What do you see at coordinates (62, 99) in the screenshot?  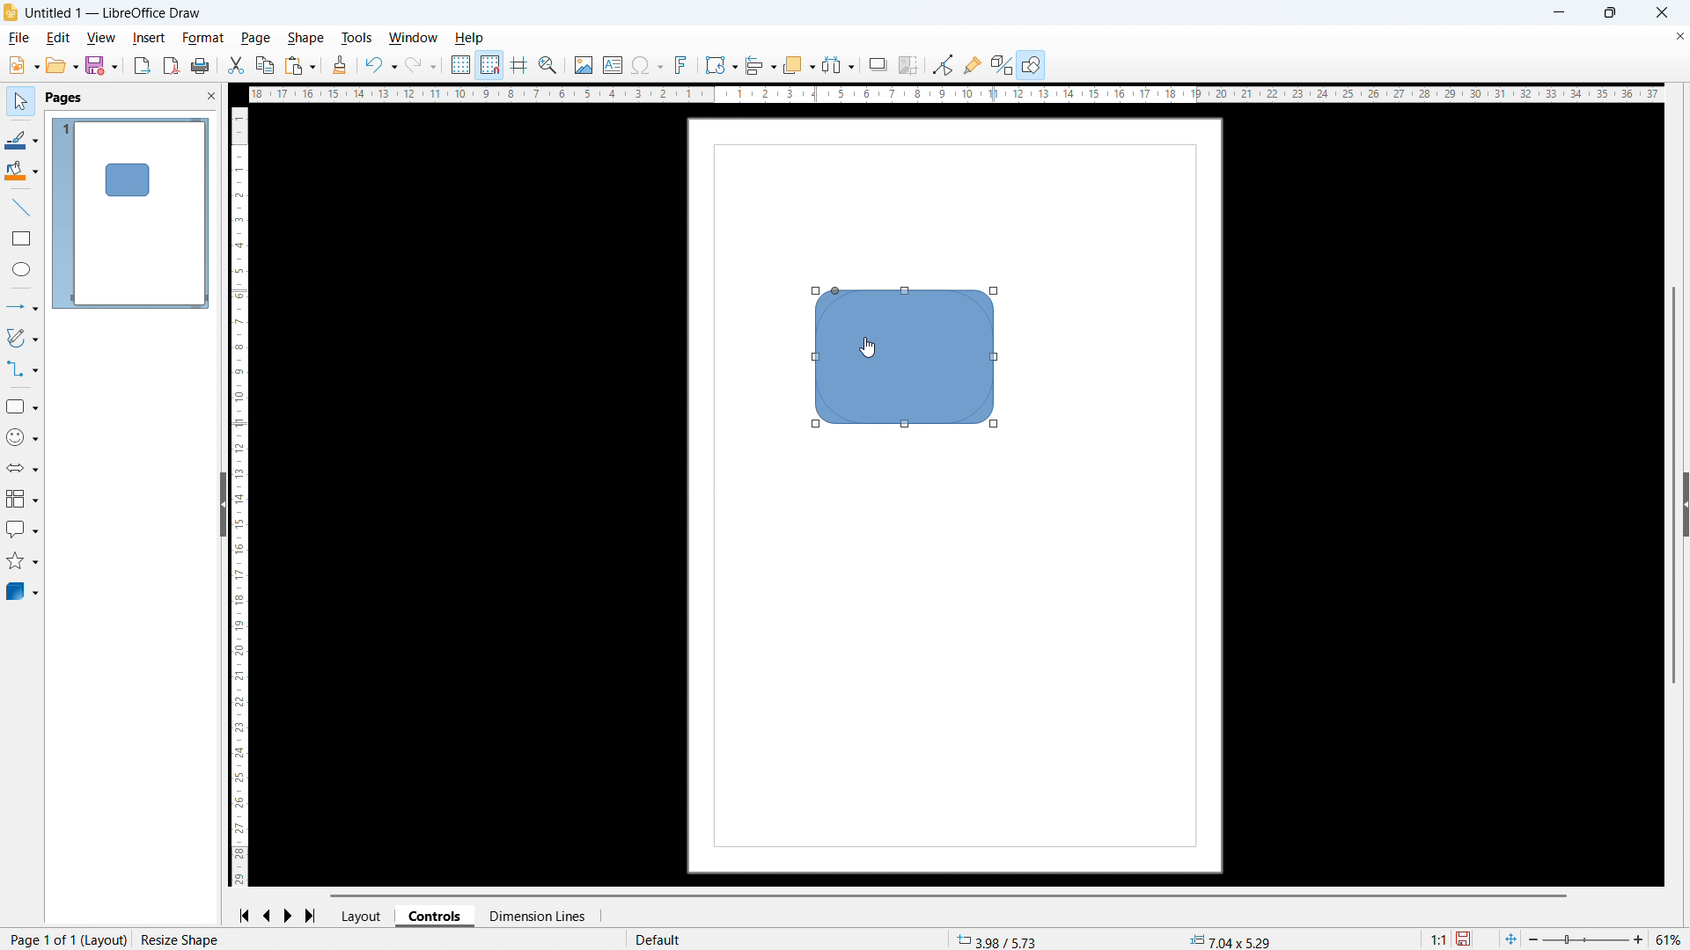 I see `pages ` at bounding box center [62, 99].